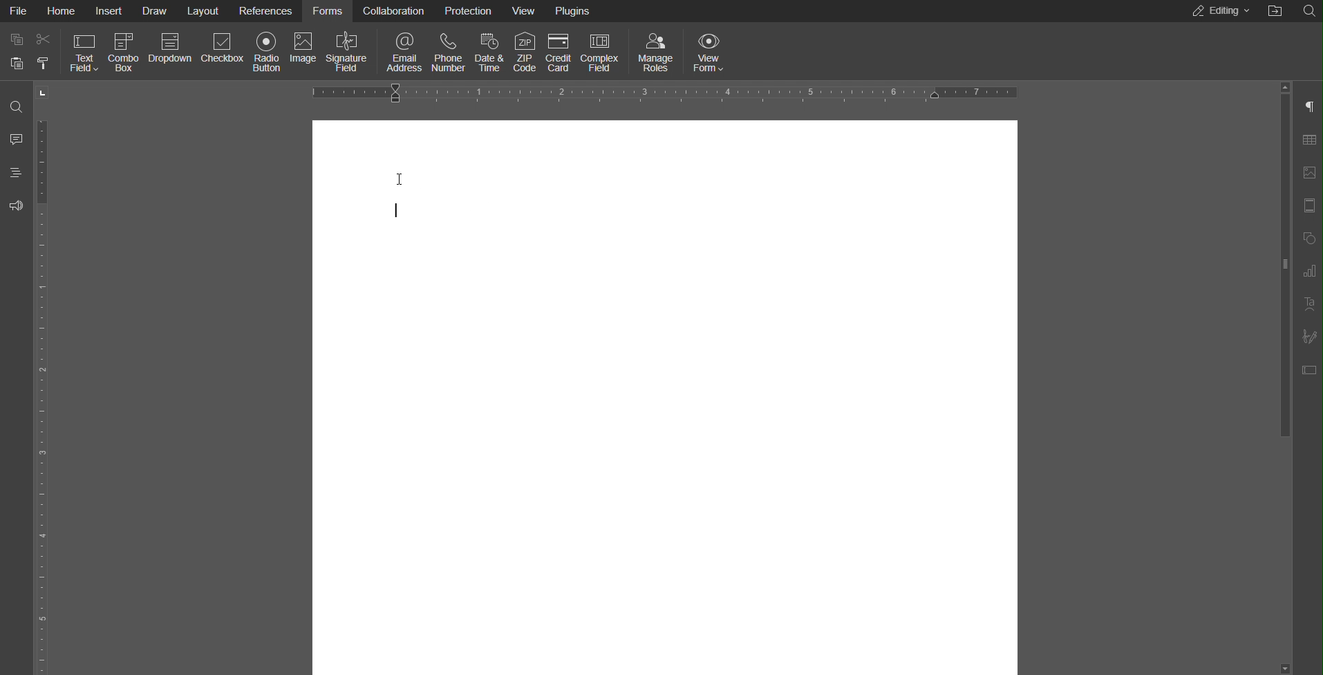 The image size is (1323, 675). What do you see at coordinates (15, 173) in the screenshot?
I see `Headings` at bounding box center [15, 173].